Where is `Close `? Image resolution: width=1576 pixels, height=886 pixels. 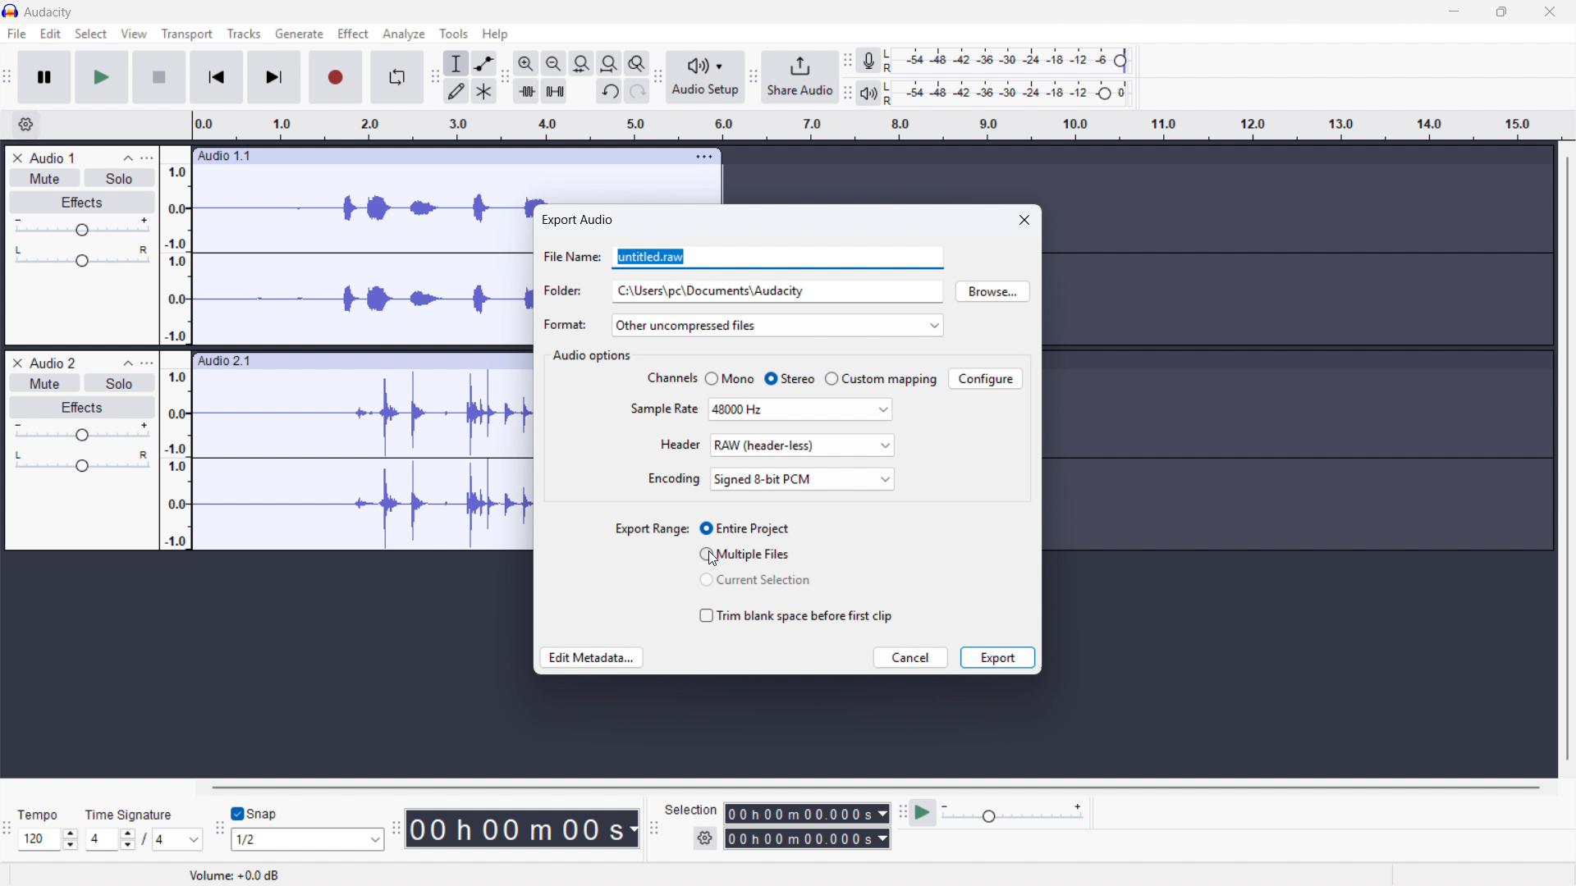 Close  is located at coordinates (1549, 12).